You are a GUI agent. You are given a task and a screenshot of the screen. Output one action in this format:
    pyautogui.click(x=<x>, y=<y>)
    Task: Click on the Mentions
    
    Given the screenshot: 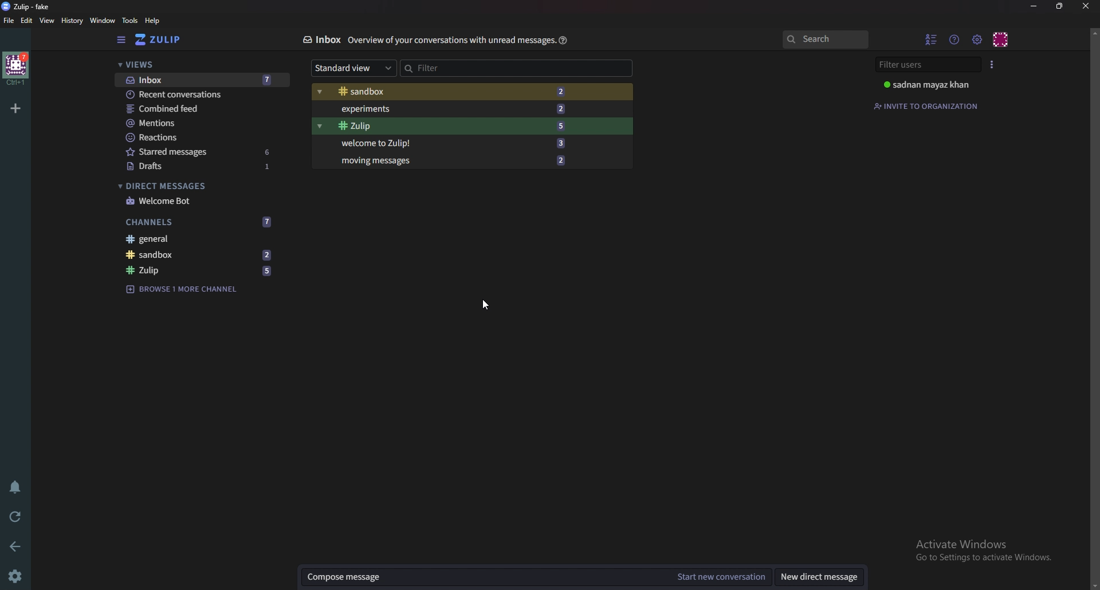 What is the action you would take?
    pyautogui.click(x=196, y=124)
    